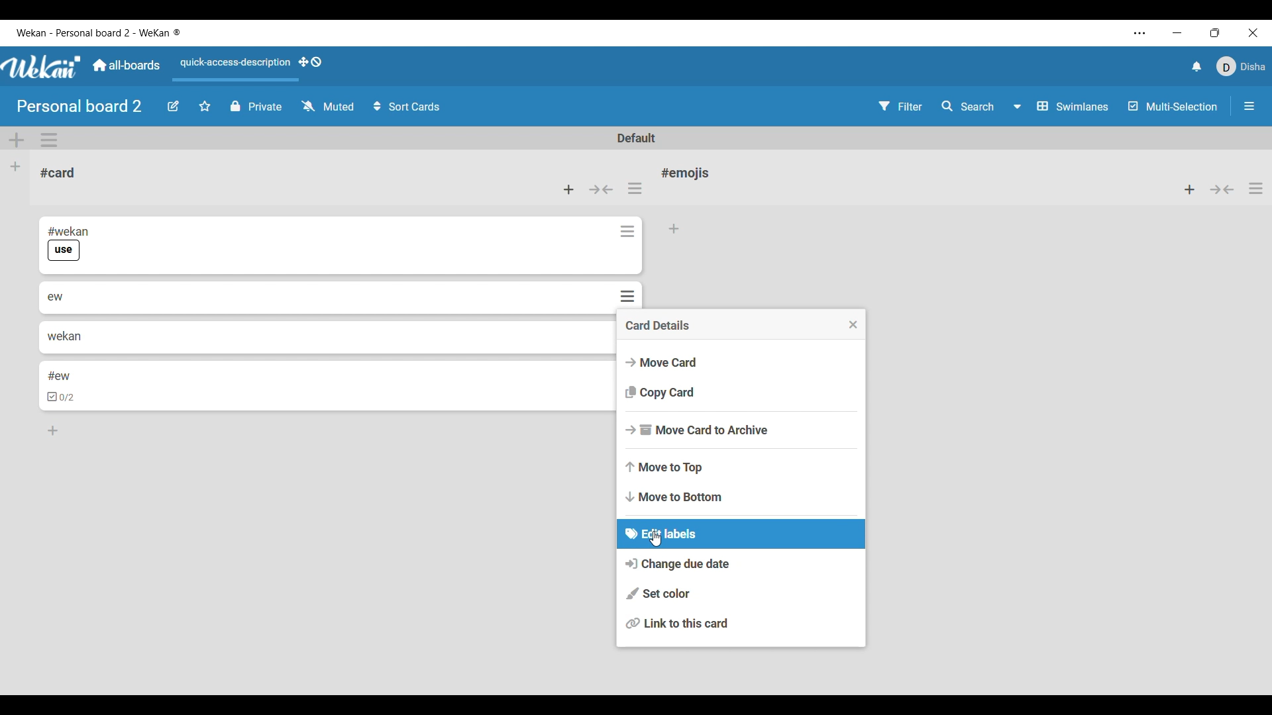  Describe the element at coordinates (58, 173) in the screenshot. I see `Card name` at that location.